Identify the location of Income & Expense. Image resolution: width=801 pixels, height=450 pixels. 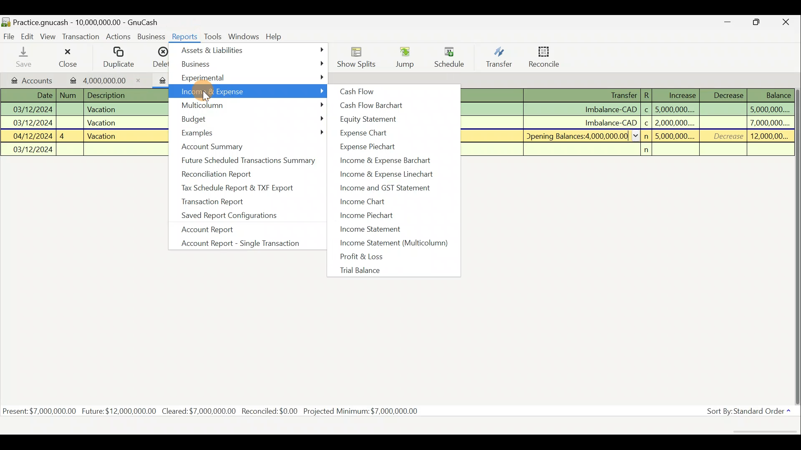
(249, 91).